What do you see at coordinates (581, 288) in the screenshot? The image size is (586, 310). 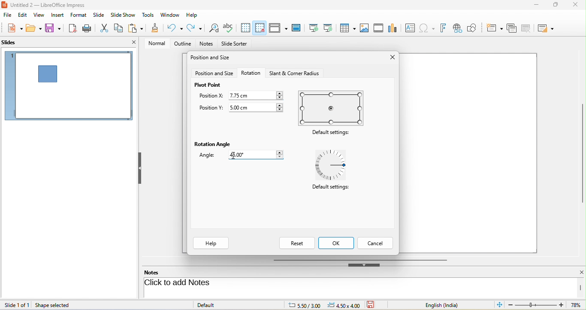 I see `vertical scroll bar` at bounding box center [581, 288].